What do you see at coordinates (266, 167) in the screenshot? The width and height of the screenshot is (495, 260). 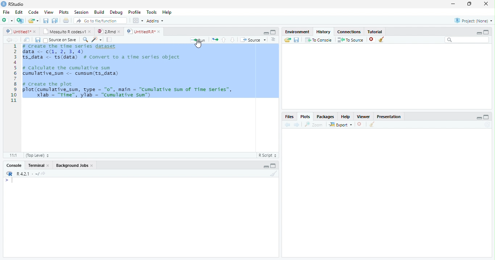 I see `Minimize` at bounding box center [266, 167].